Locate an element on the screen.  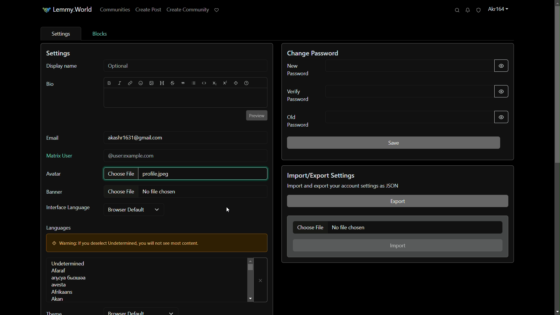
verify password is located at coordinates (300, 95).